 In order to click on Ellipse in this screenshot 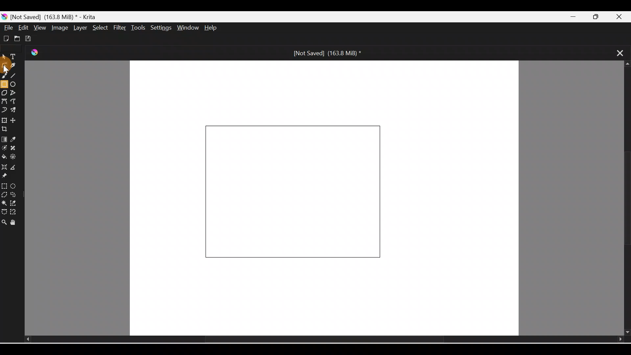, I will do `click(15, 85)`.